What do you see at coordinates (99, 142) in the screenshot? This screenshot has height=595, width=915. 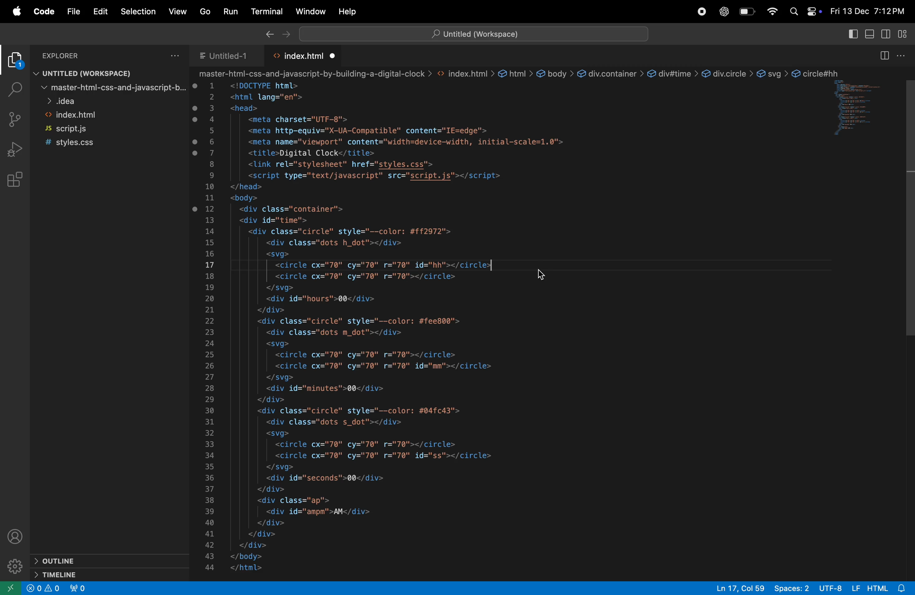 I see `style.css` at bounding box center [99, 142].